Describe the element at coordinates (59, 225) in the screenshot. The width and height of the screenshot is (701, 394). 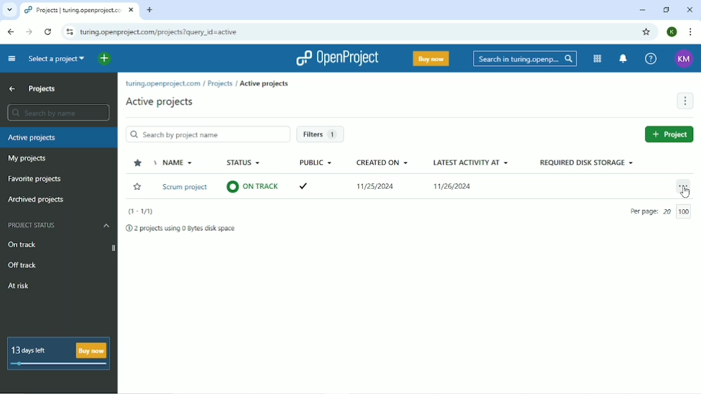
I see `Project status` at that location.